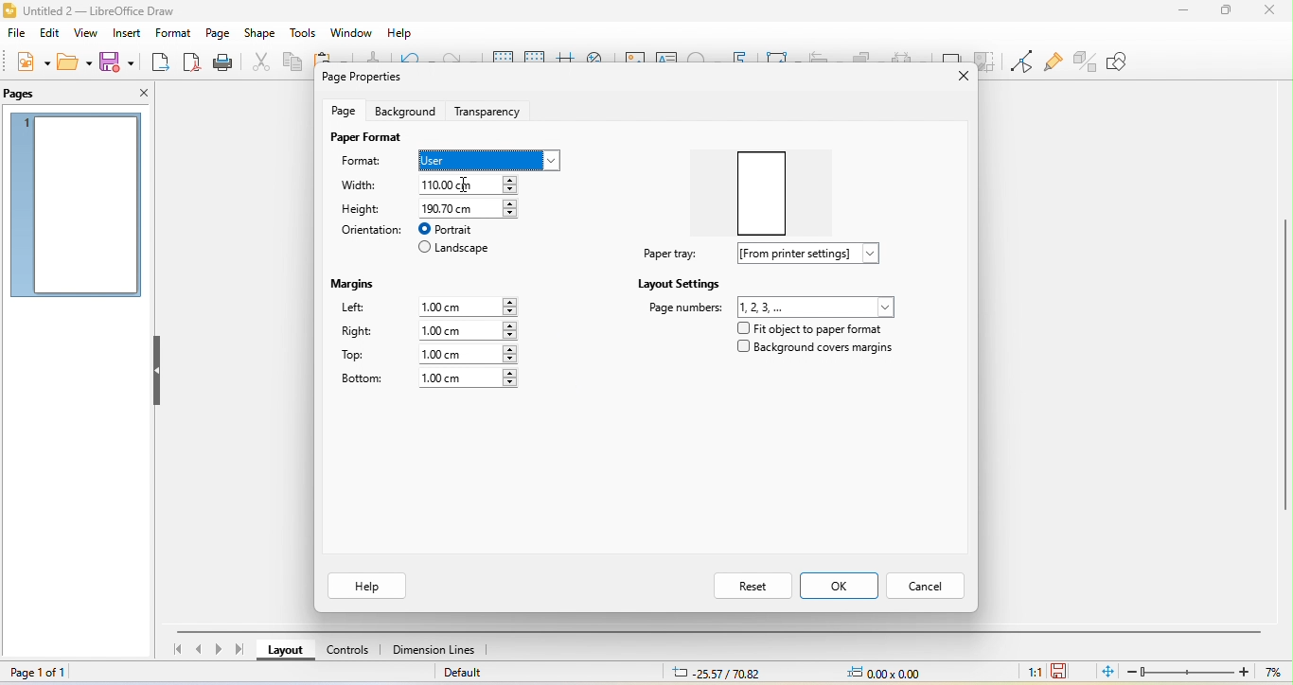 The width and height of the screenshot is (1293, 685). Describe the element at coordinates (221, 650) in the screenshot. I see `next page` at that location.